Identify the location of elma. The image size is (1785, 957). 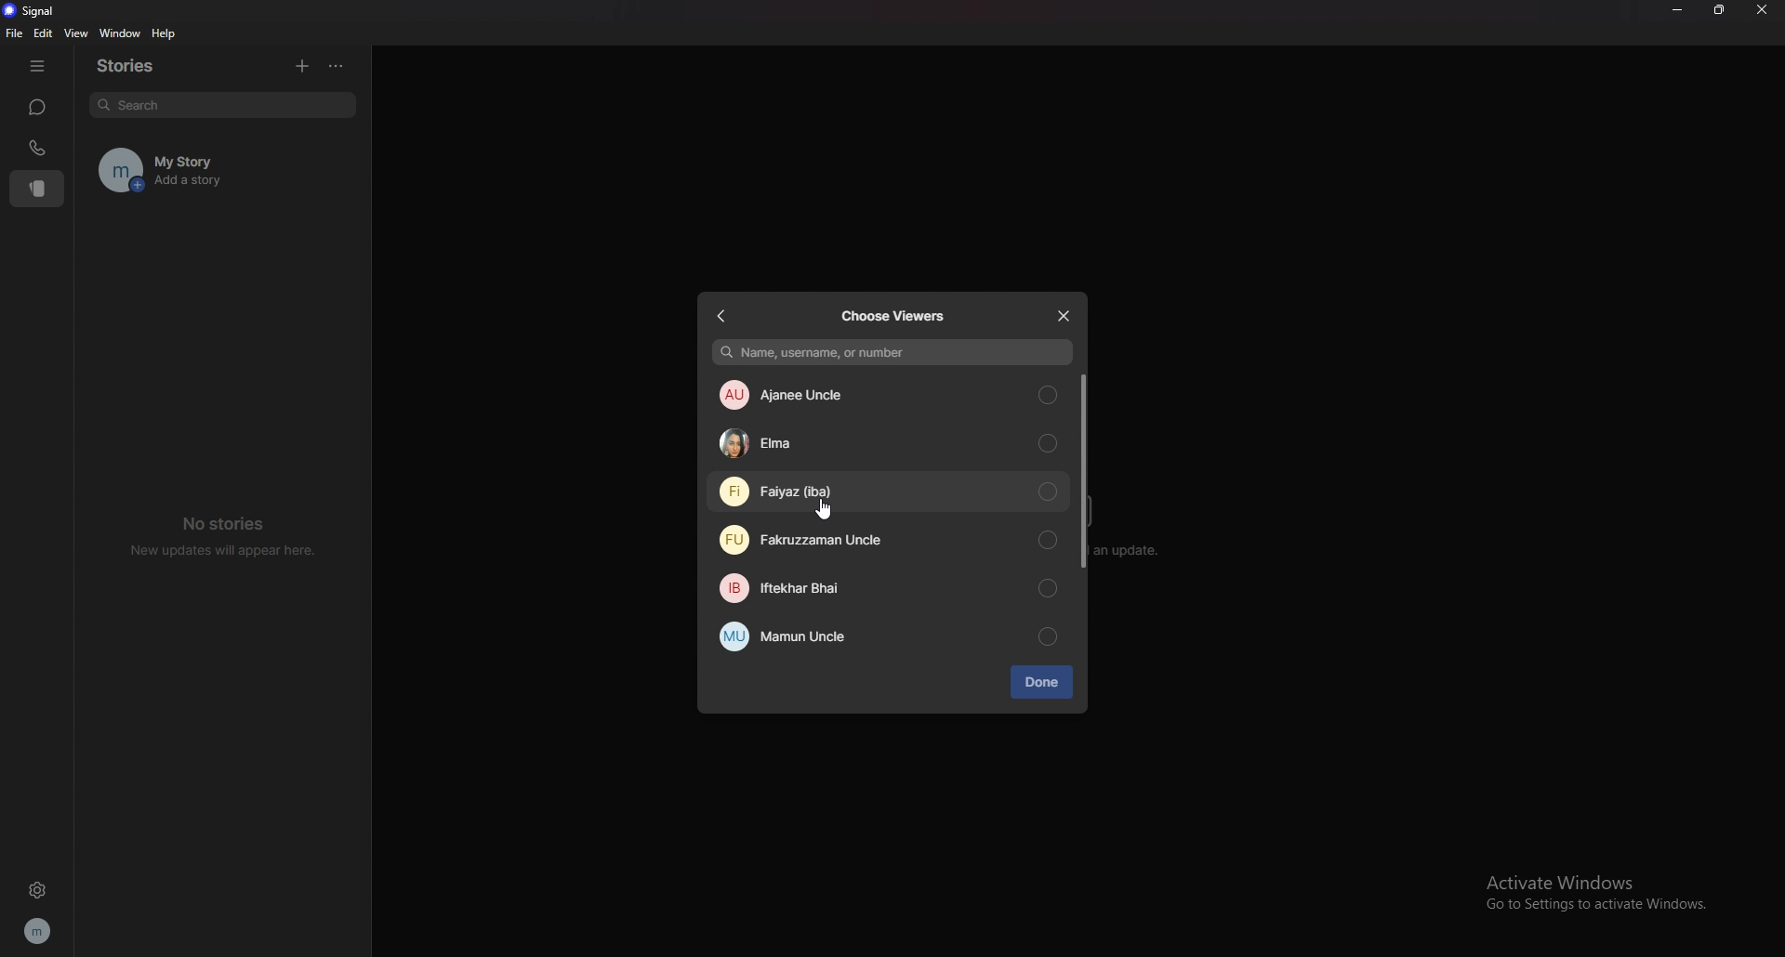
(887, 443).